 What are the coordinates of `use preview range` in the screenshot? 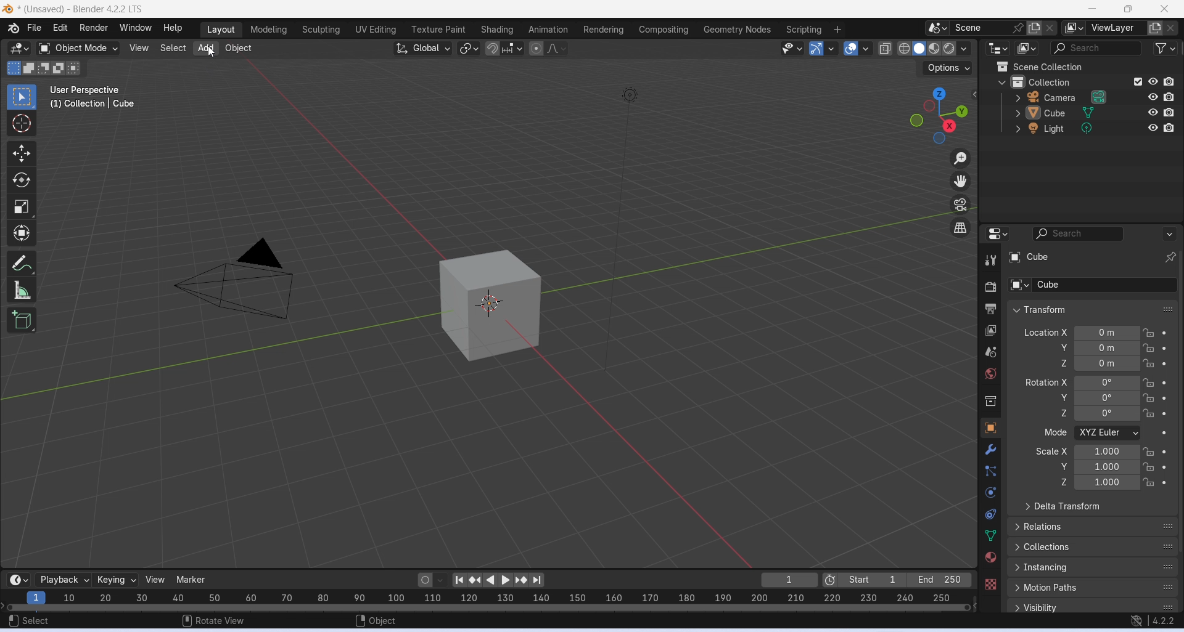 It's located at (829, 581).